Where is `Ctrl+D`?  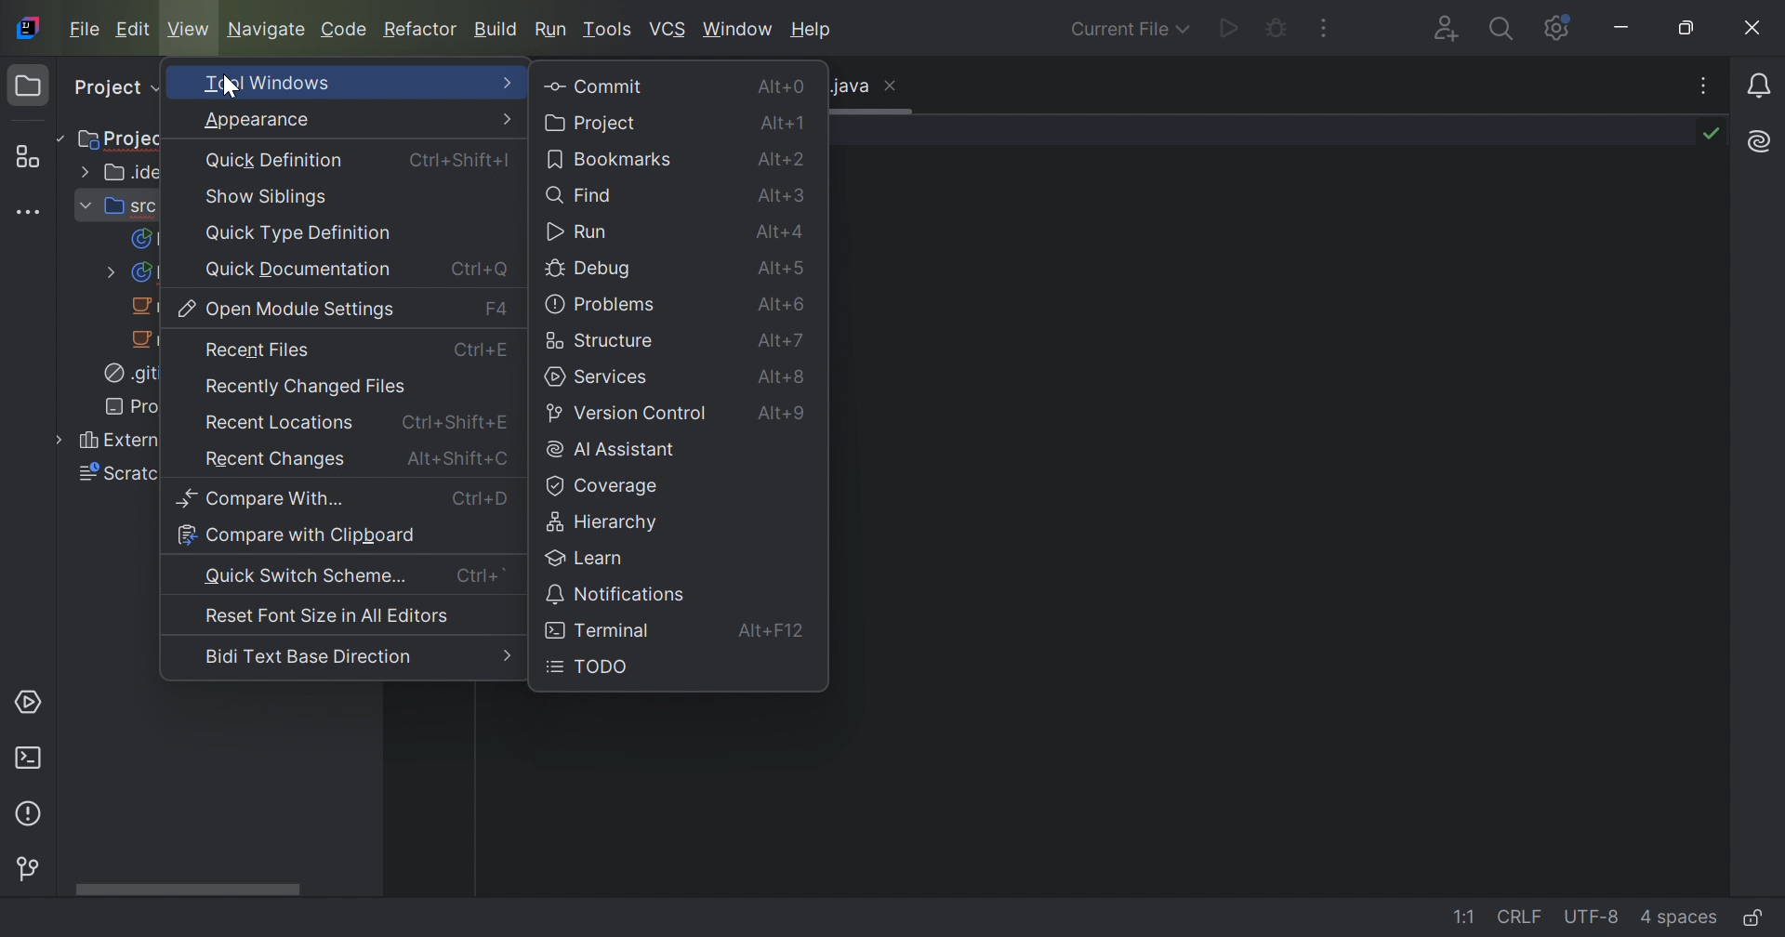 Ctrl+D is located at coordinates (481, 499).